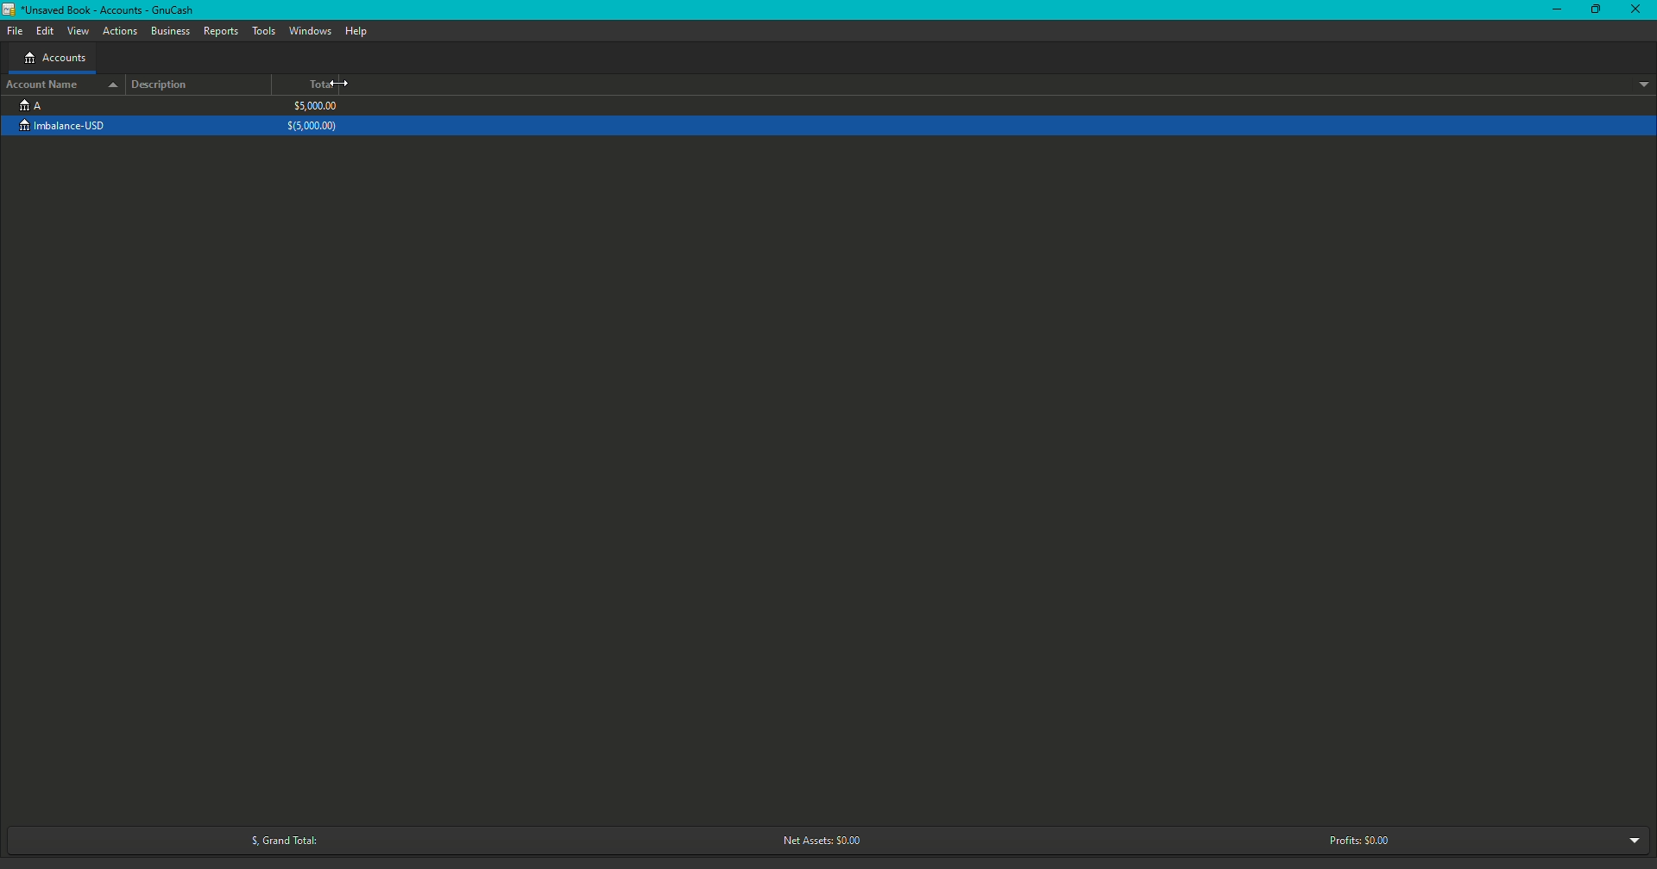 The width and height of the screenshot is (1657, 869). Describe the element at coordinates (171, 32) in the screenshot. I see `Business` at that location.